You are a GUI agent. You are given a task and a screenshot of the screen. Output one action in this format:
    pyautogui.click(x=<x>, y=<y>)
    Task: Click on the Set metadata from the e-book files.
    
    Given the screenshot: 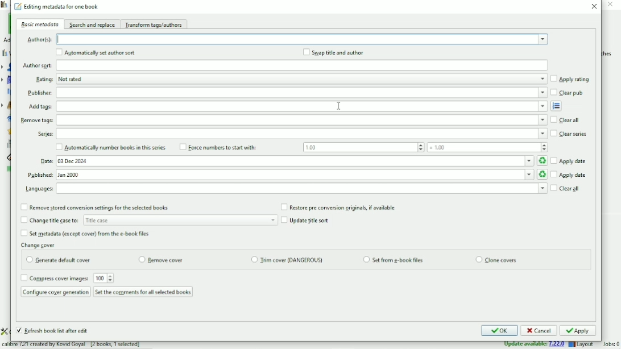 What is the action you would take?
    pyautogui.click(x=85, y=234)
    